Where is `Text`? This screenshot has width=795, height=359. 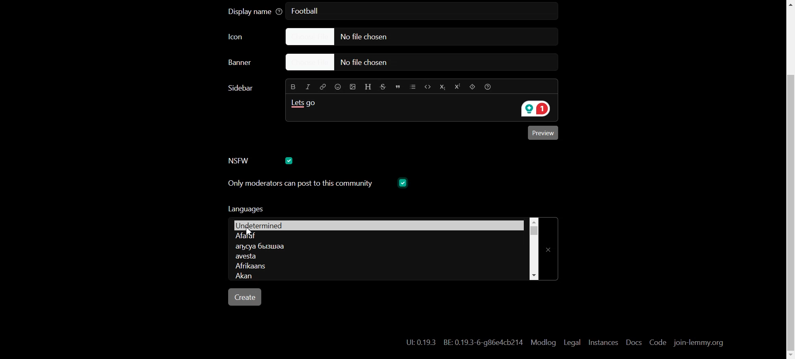
Text is located at coordinates (306, 105).